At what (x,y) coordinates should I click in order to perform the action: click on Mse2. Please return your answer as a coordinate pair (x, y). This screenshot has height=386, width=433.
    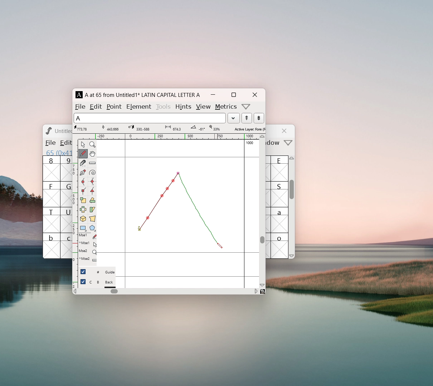
    Looking at the image, I should click on (88, 251).